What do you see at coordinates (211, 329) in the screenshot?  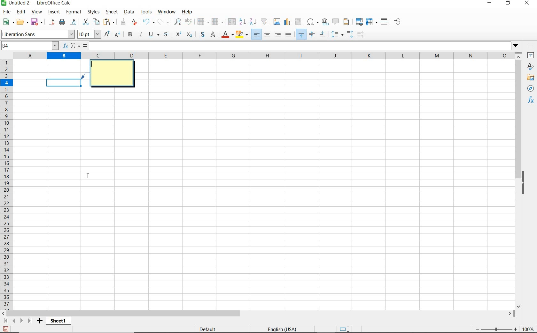 I see `default` at bounding box center [211, 329].